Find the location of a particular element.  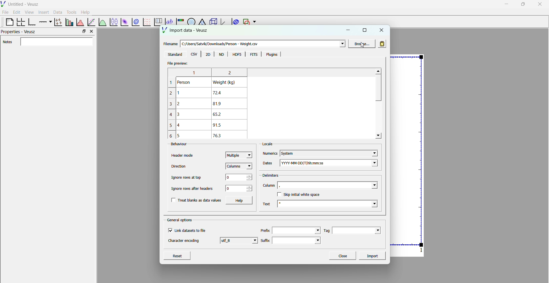

Behaviour is located at coordinates (176, 145).